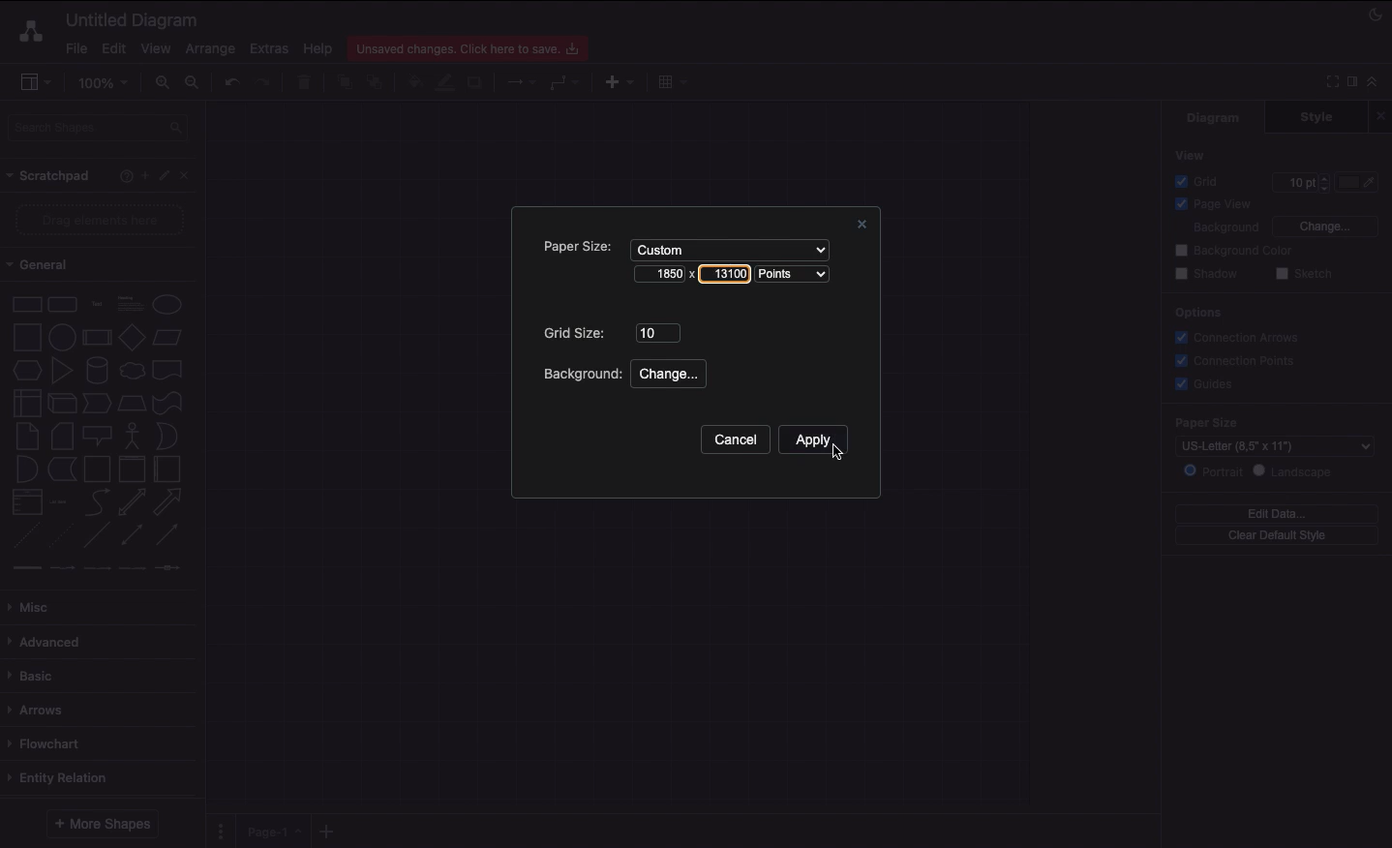 This screenshot has width=1392, height=848. Describe the element at coordinates (1296, 471) in the screenshot. I see `Landscape ` at that location.